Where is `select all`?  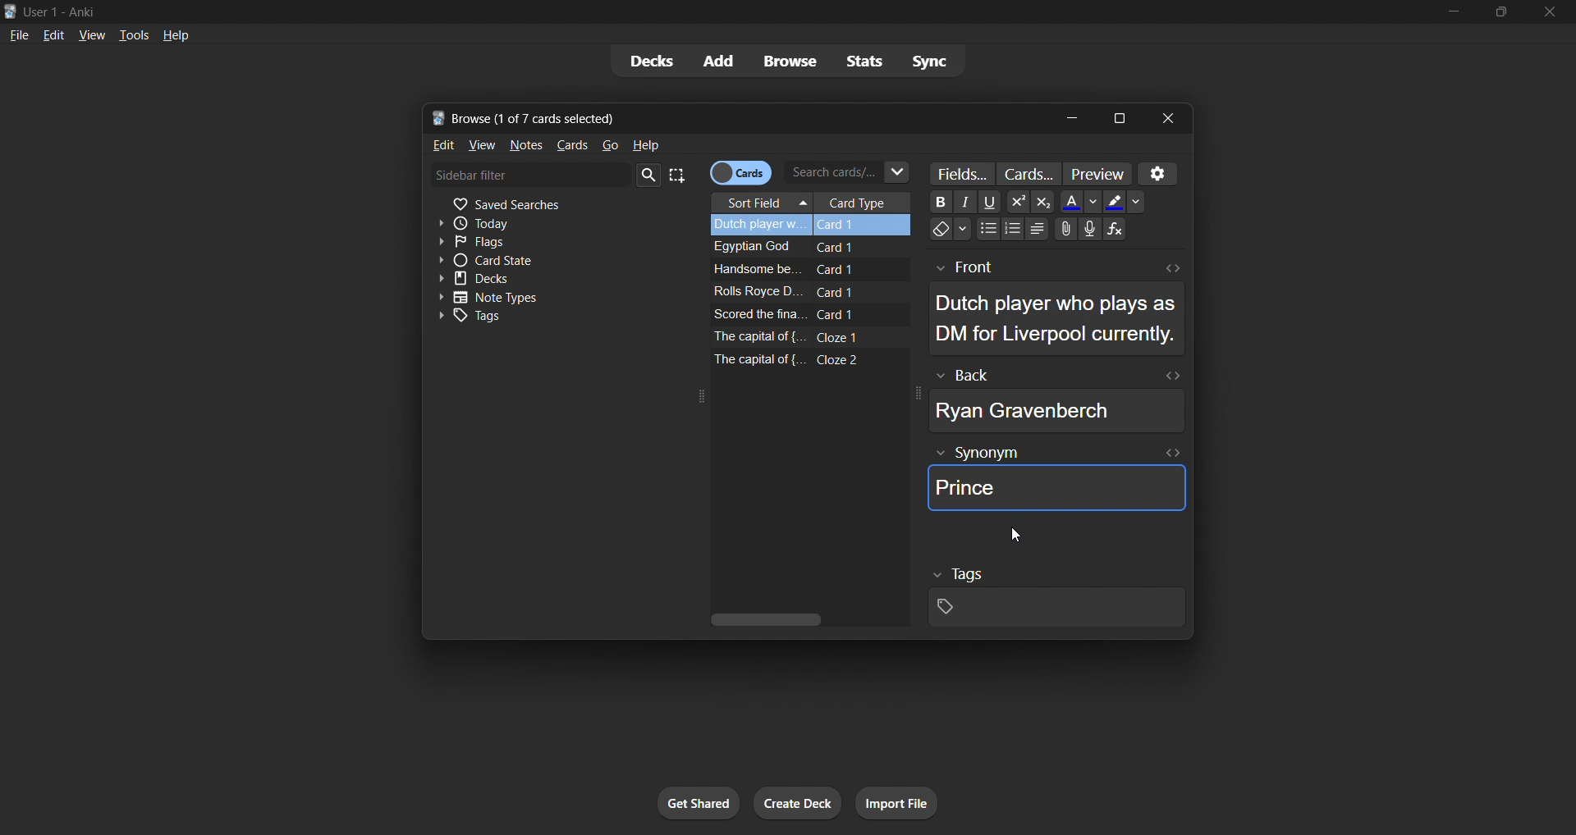
select all is located at coordinates (675, 177).